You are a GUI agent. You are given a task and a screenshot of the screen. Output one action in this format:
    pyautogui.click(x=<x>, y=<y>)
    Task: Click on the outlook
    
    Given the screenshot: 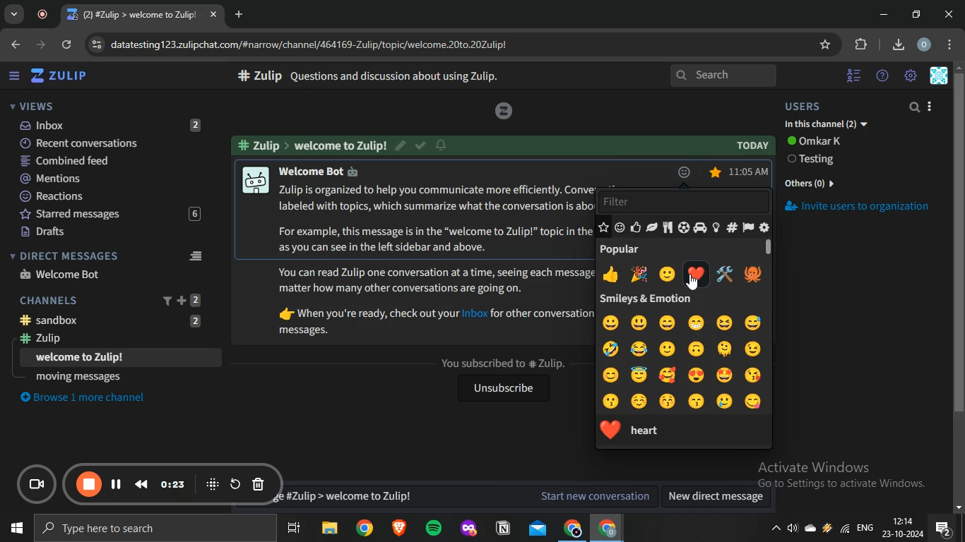 What is the action you would take?
    pyautogui.click(x=538, y=528)
    